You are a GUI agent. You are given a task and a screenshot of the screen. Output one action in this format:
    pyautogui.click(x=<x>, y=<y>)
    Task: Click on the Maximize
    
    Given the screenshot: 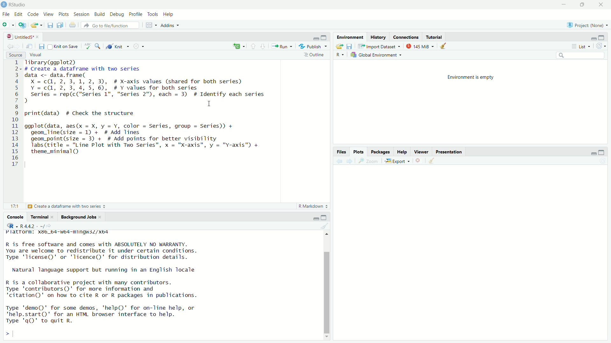 What is the action you would take?
    pyautogui.click(x=324, y=218)
    